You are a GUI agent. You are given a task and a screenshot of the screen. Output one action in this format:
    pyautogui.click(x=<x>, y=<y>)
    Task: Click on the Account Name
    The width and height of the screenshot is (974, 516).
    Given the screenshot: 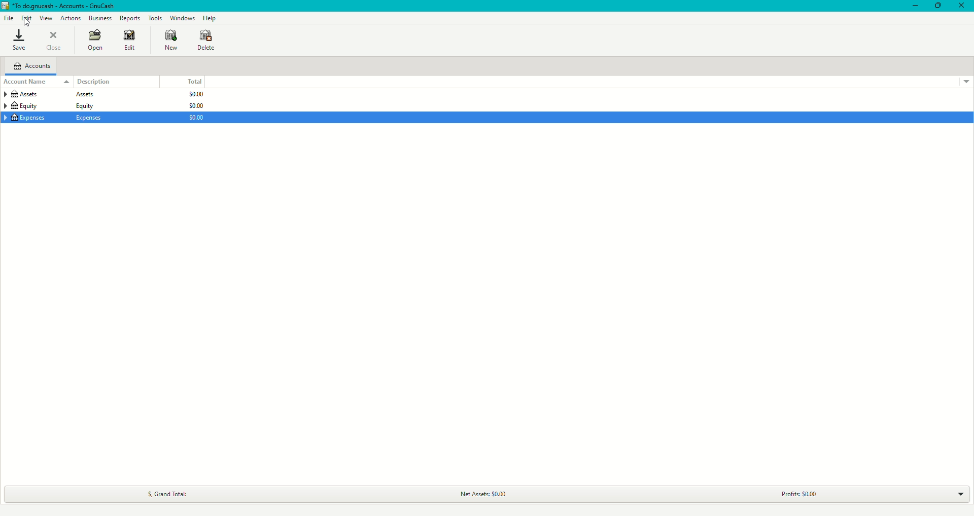 What is the action you would take?
    pyautogui.click(x=36, y=82)
    